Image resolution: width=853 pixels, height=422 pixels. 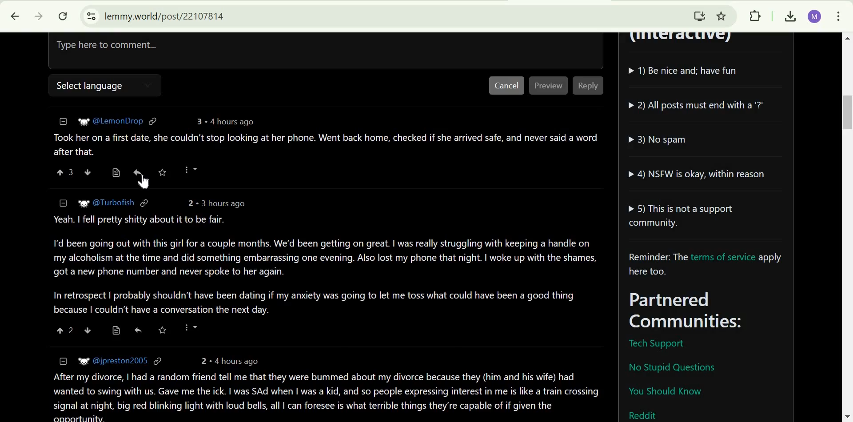 I want to click on View site information, so click(x=90, y=16).